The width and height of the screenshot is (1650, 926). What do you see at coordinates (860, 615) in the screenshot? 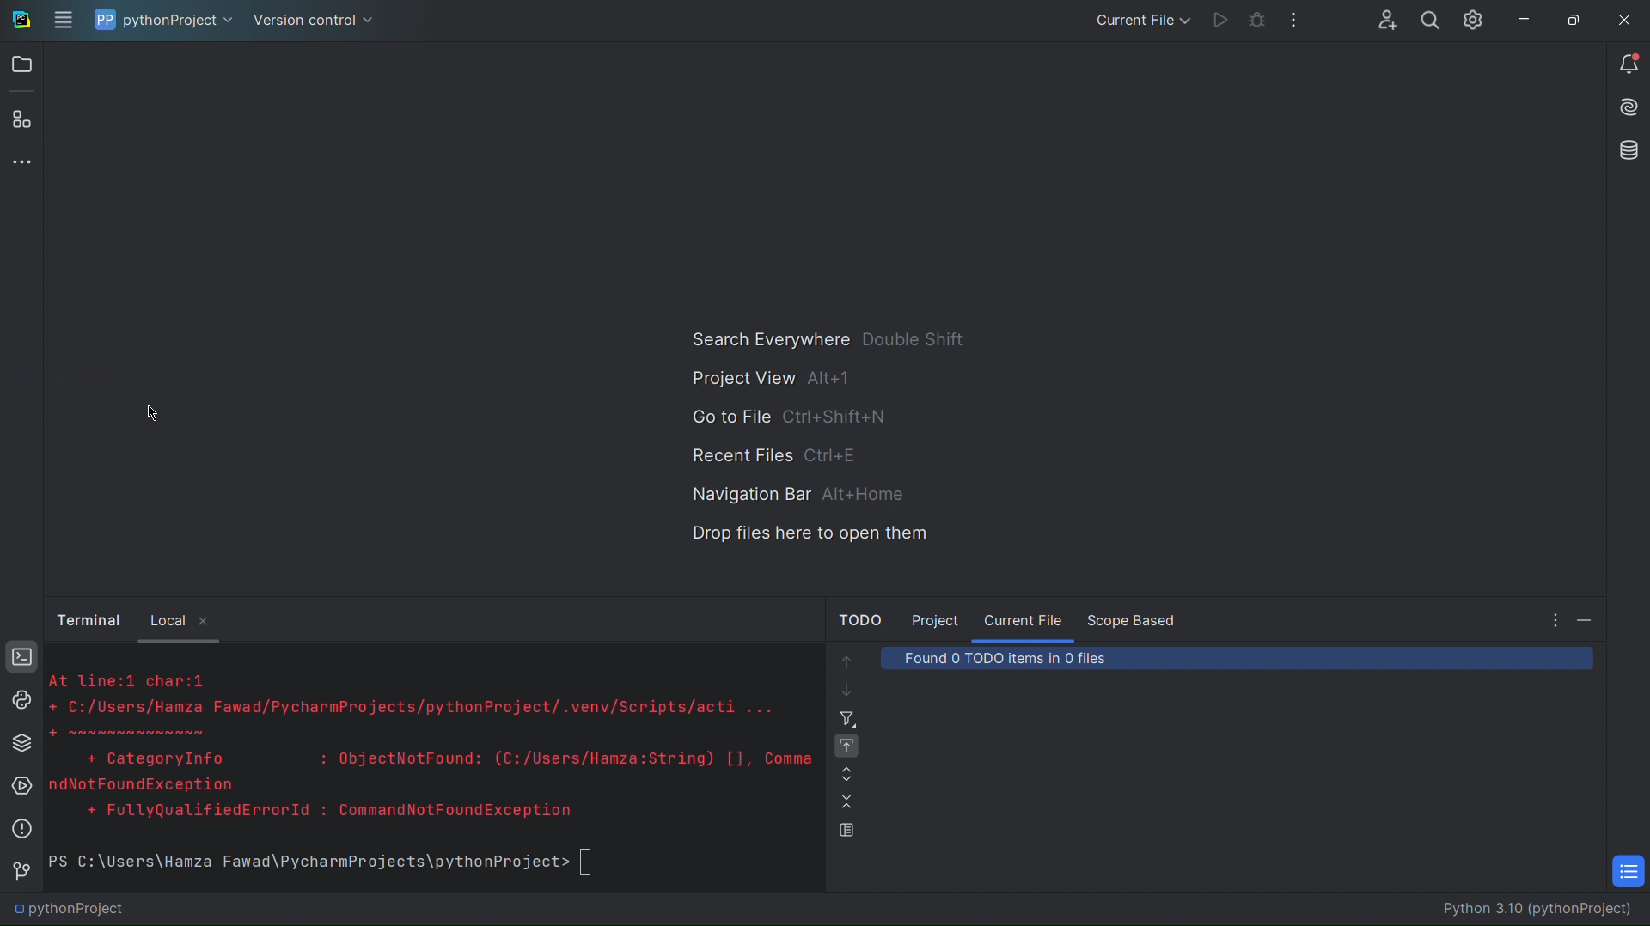
I see `TODO` at bounding box center [860, 615].